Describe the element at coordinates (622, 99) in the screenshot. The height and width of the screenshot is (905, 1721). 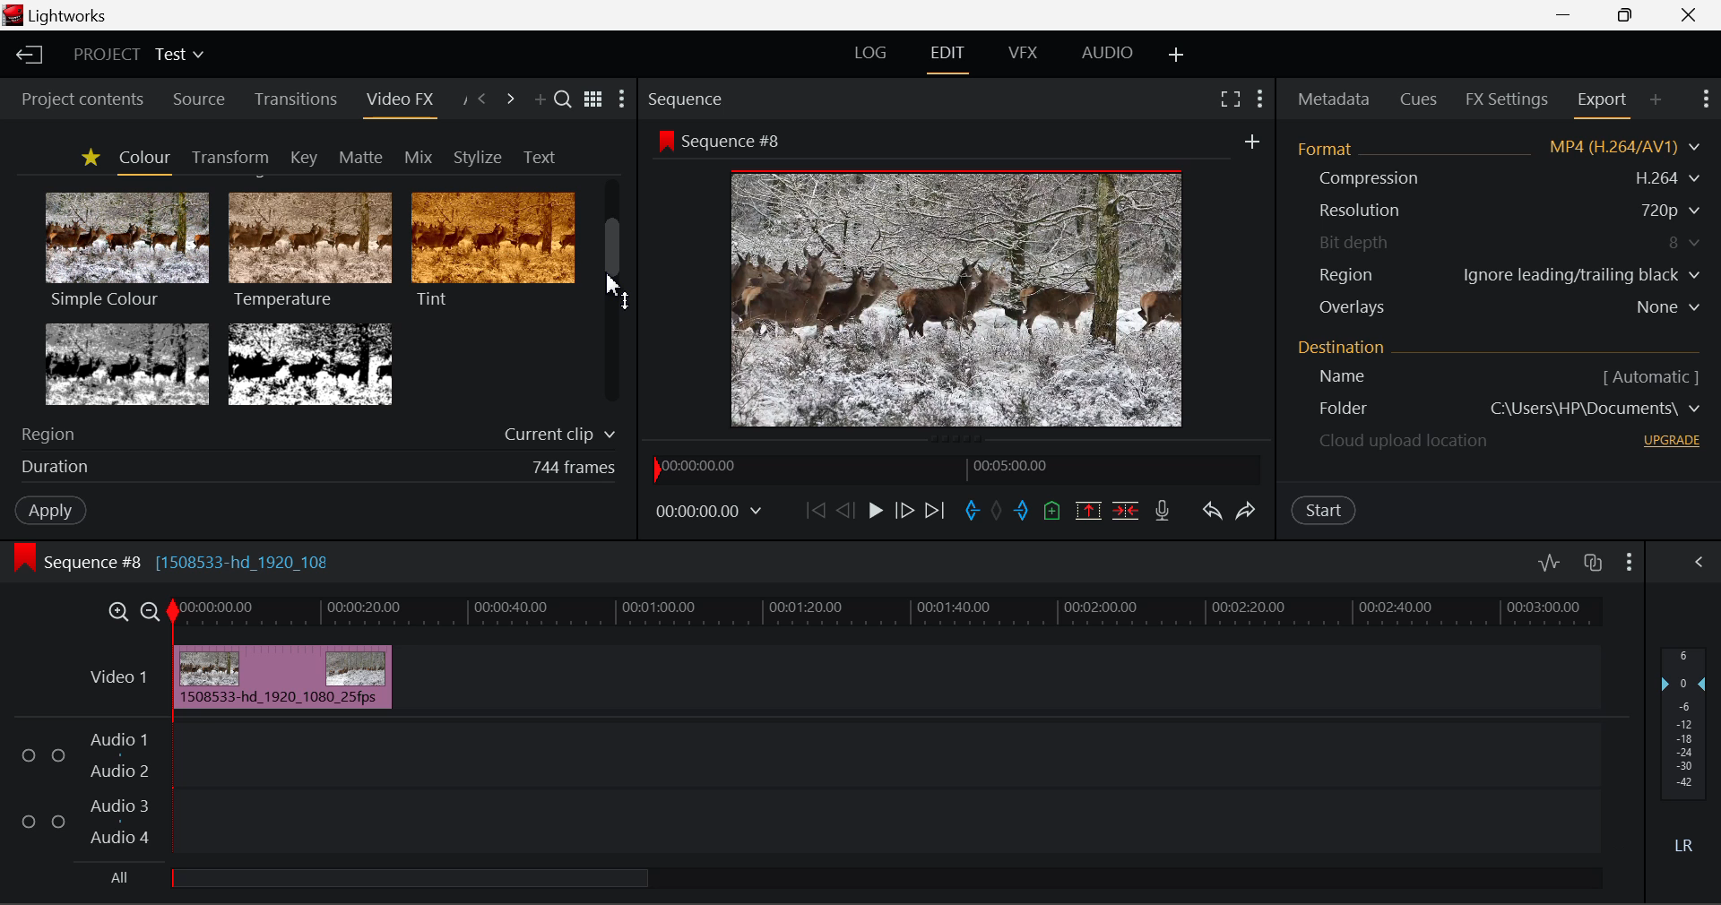
I see `Show Settings` at that location.